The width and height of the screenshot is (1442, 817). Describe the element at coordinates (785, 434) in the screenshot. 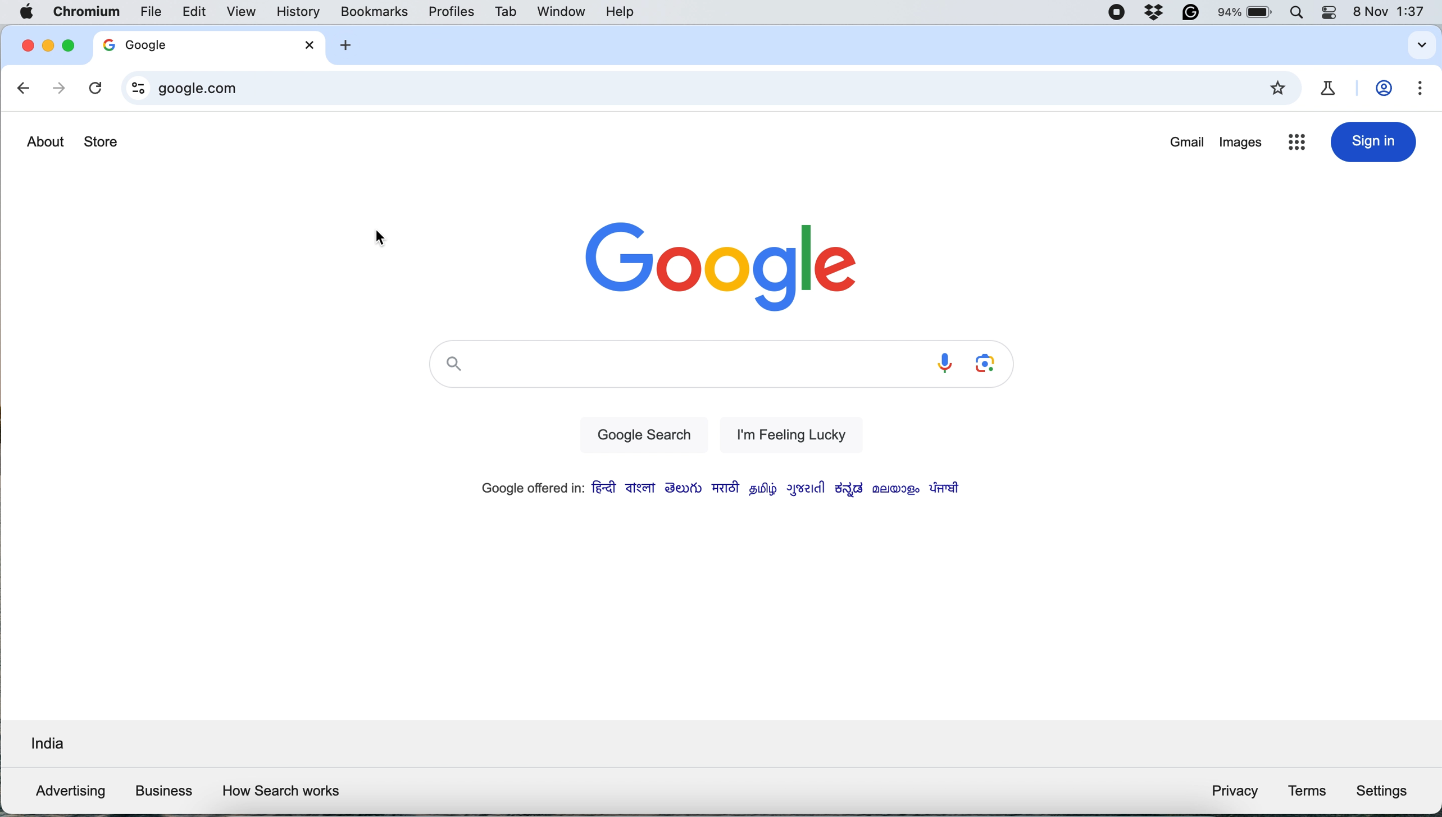

I see `i'm feeling lucky` at that location.